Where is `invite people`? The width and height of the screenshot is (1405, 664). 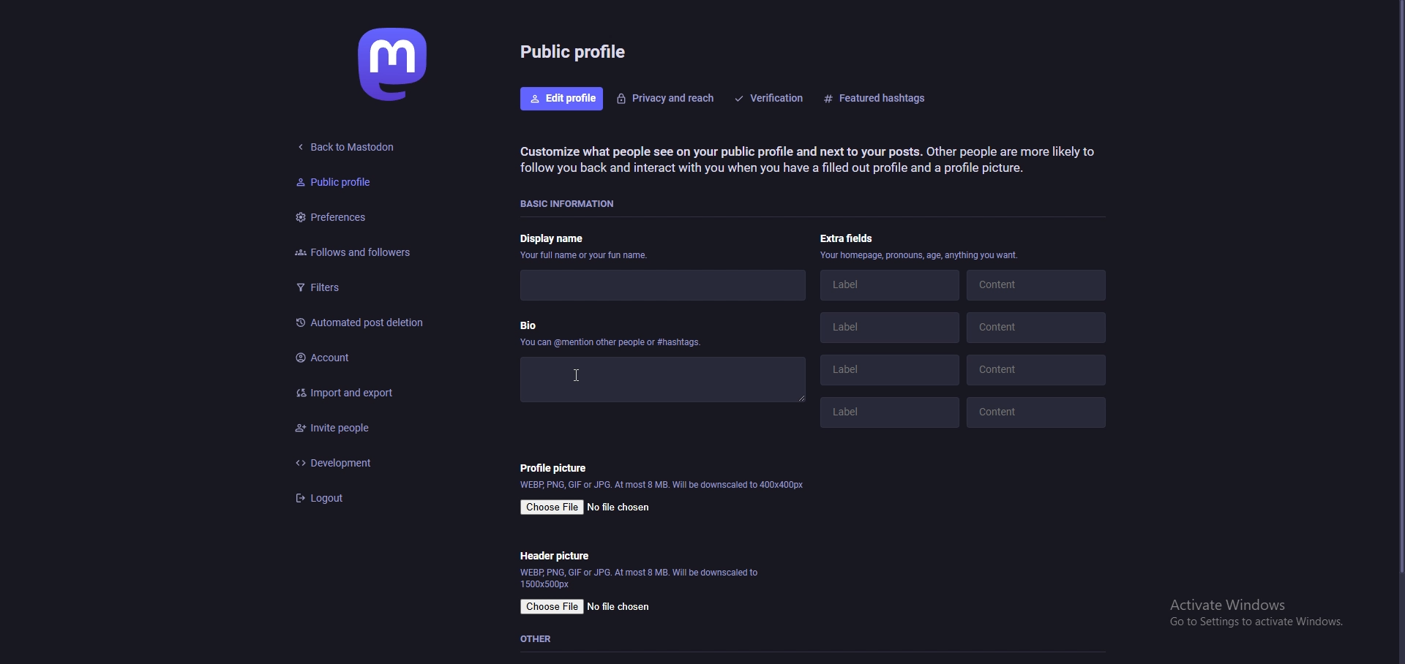 invite people is located at coordinates (363, 427).